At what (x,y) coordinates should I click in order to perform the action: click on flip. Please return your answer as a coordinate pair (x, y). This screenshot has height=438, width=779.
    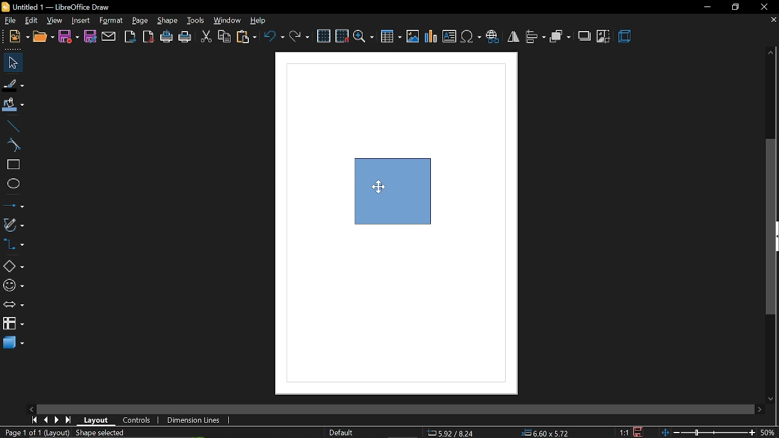
    Looking at the image, I should click on (514, 38).